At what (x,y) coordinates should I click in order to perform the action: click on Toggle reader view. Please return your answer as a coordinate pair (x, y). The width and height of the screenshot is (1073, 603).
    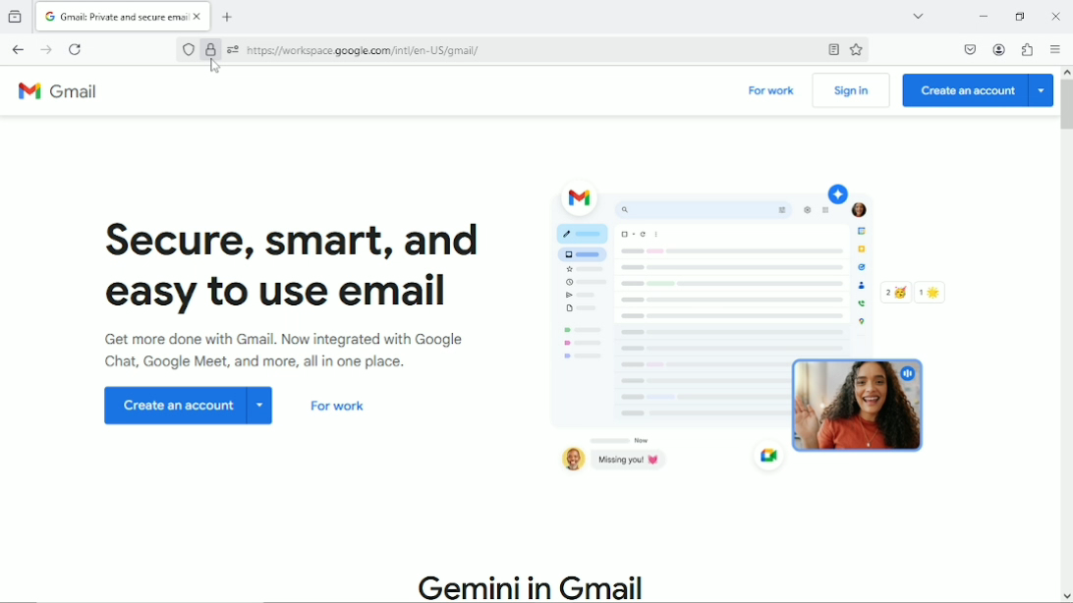
    Looking at the image, I should click on (832, 48).